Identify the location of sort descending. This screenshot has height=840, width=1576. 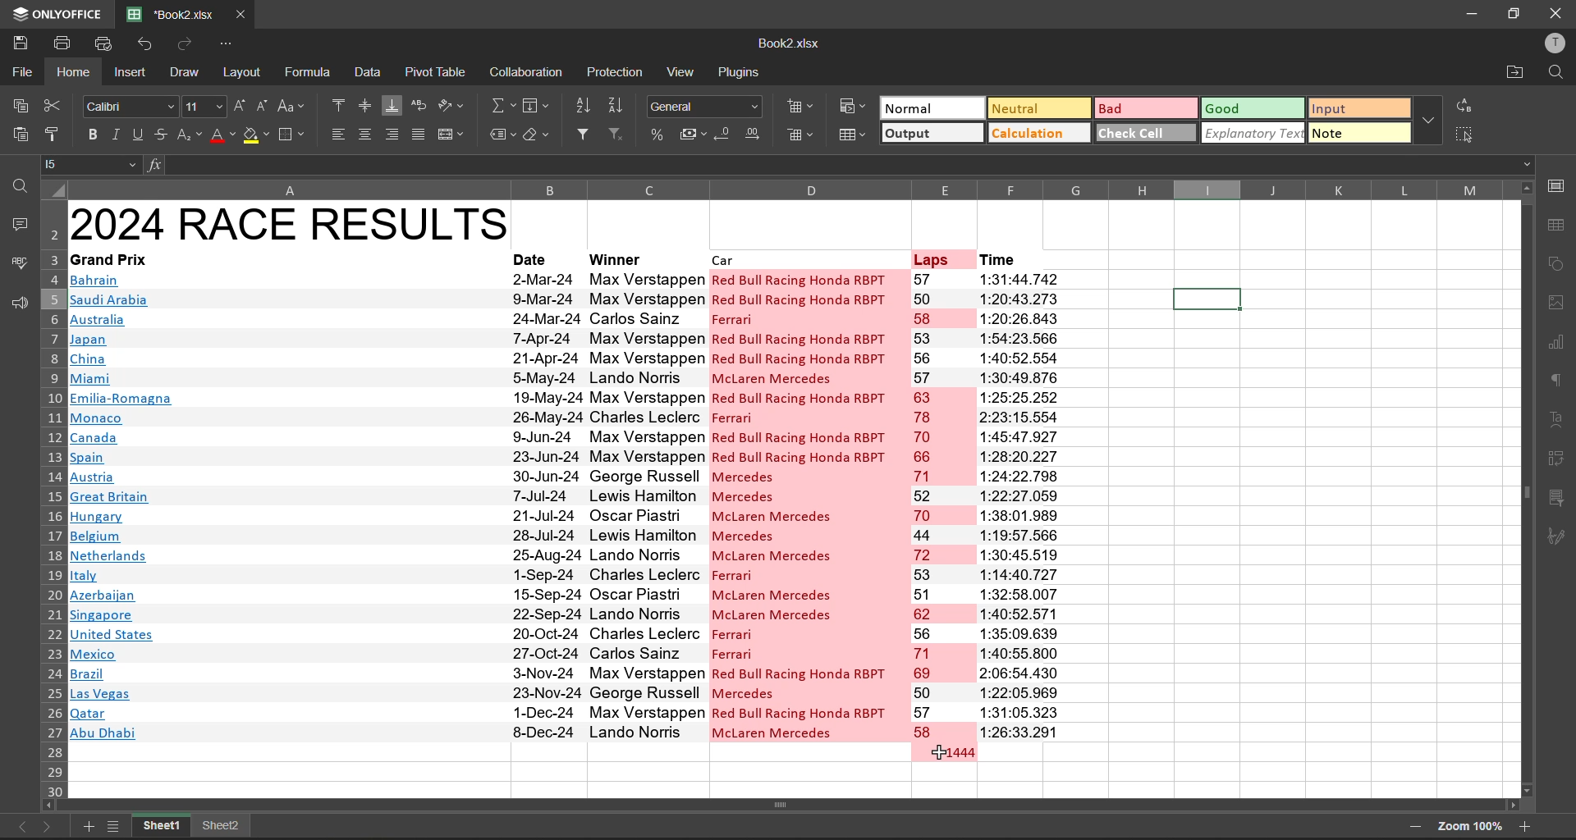
(621, 104).